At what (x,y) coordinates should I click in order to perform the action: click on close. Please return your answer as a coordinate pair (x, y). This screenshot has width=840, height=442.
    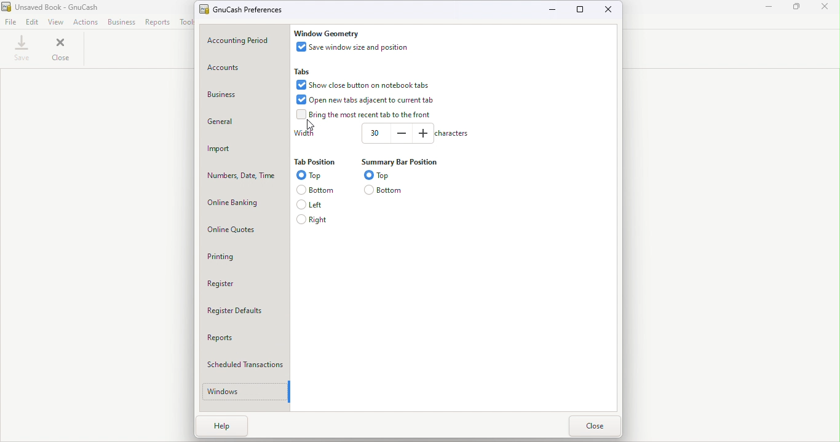
    Looking at the image, I should click on (63, 48).